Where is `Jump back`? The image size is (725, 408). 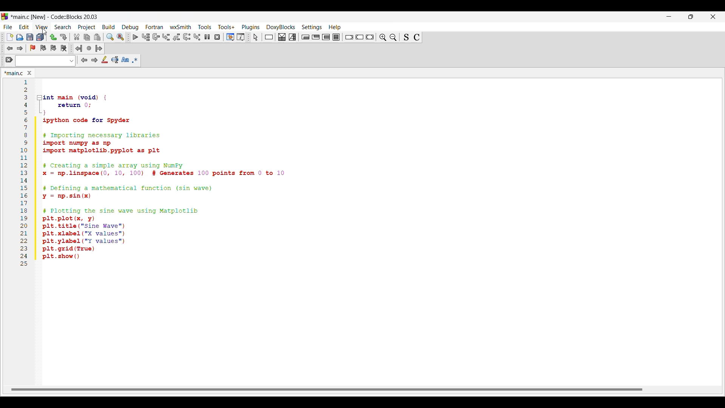 Jump back is located at coordinates (9, 48).